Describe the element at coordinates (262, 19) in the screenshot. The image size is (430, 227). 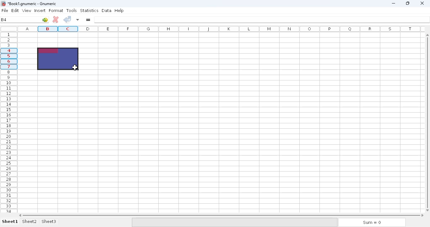
I see `formula bar` at that location.